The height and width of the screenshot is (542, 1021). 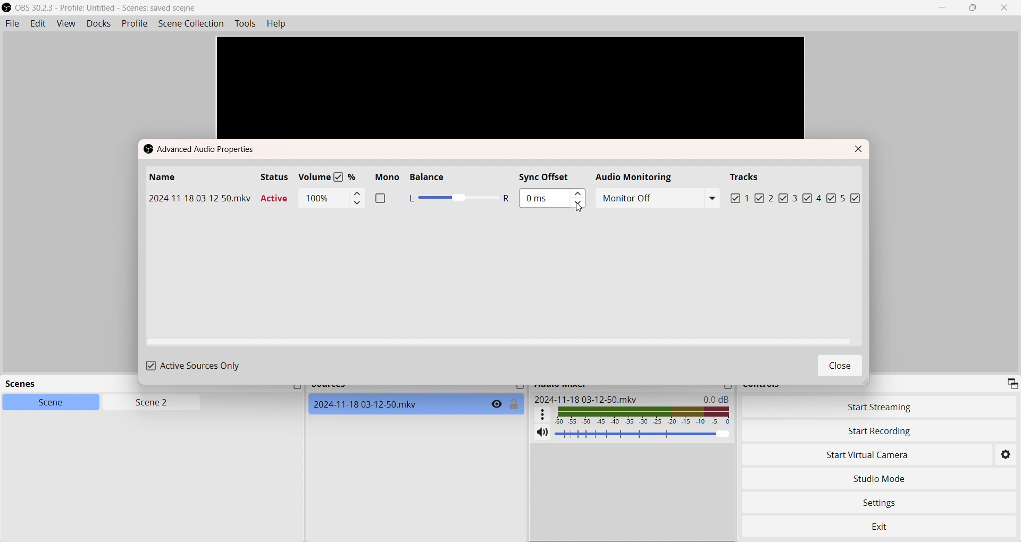 What do you see at coordinates (274, 177) in the screenshot?
I see `Status` at bounding box center [274, 177].